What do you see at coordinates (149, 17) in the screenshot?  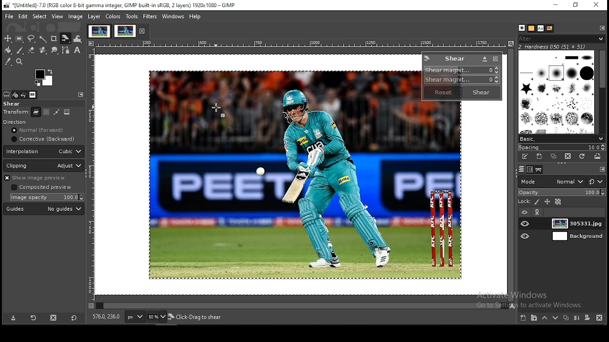 I see `filters` at bounding box center [149, 17].